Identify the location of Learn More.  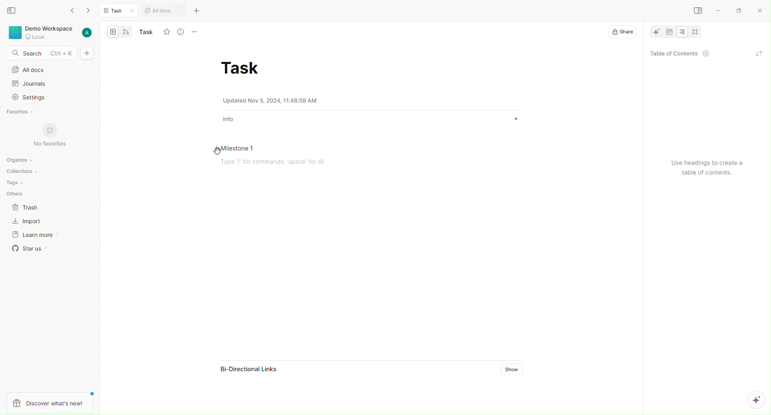
(41, 235).